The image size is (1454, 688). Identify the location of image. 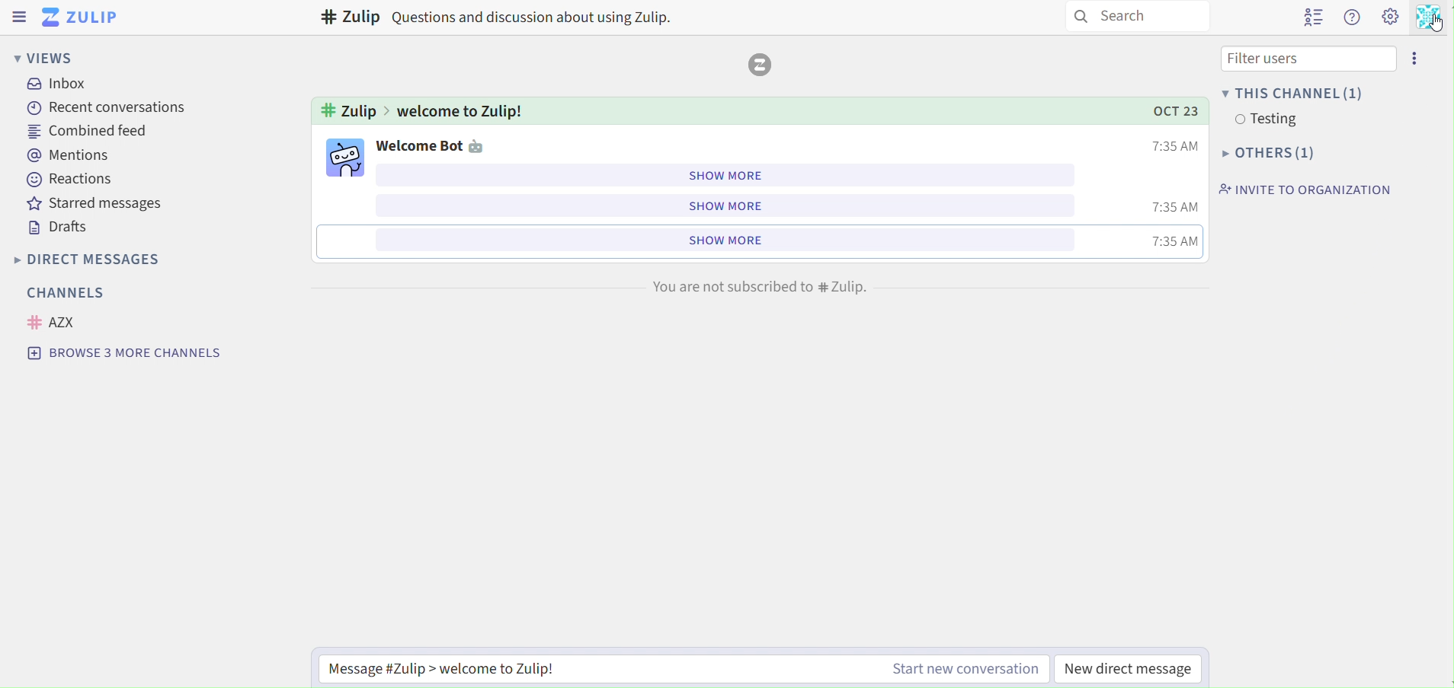
(343, 156).